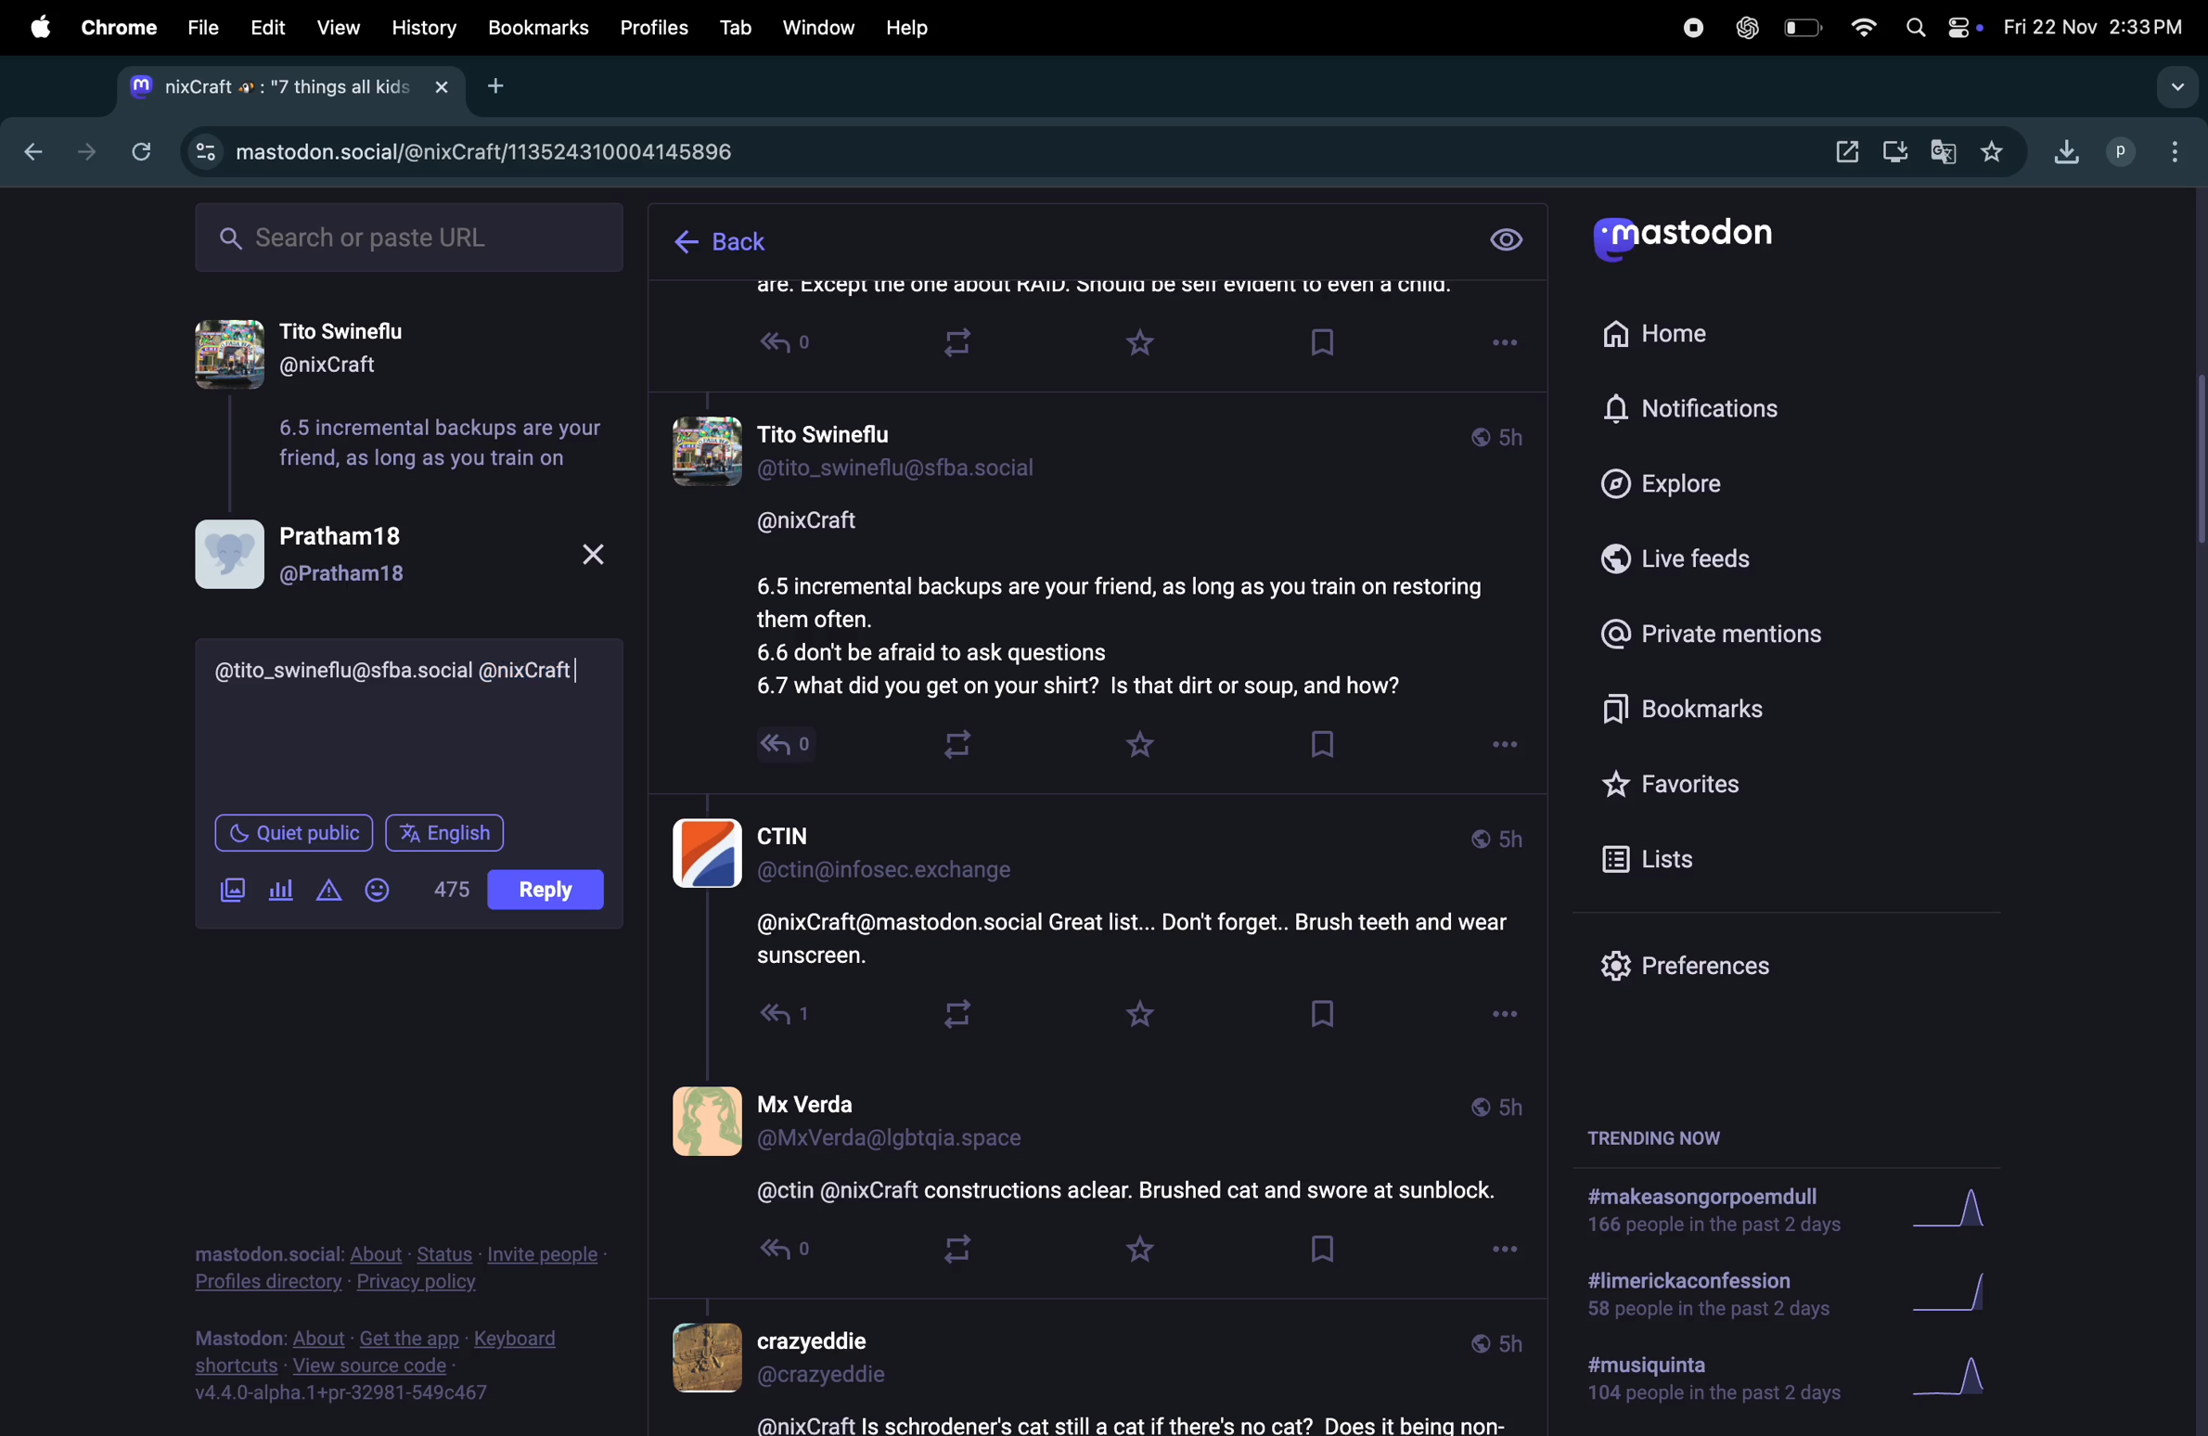  What do you see at coordinates (1081, 1371) in the screenshot?
I see `thread` at bounding box center [1081, 1371].